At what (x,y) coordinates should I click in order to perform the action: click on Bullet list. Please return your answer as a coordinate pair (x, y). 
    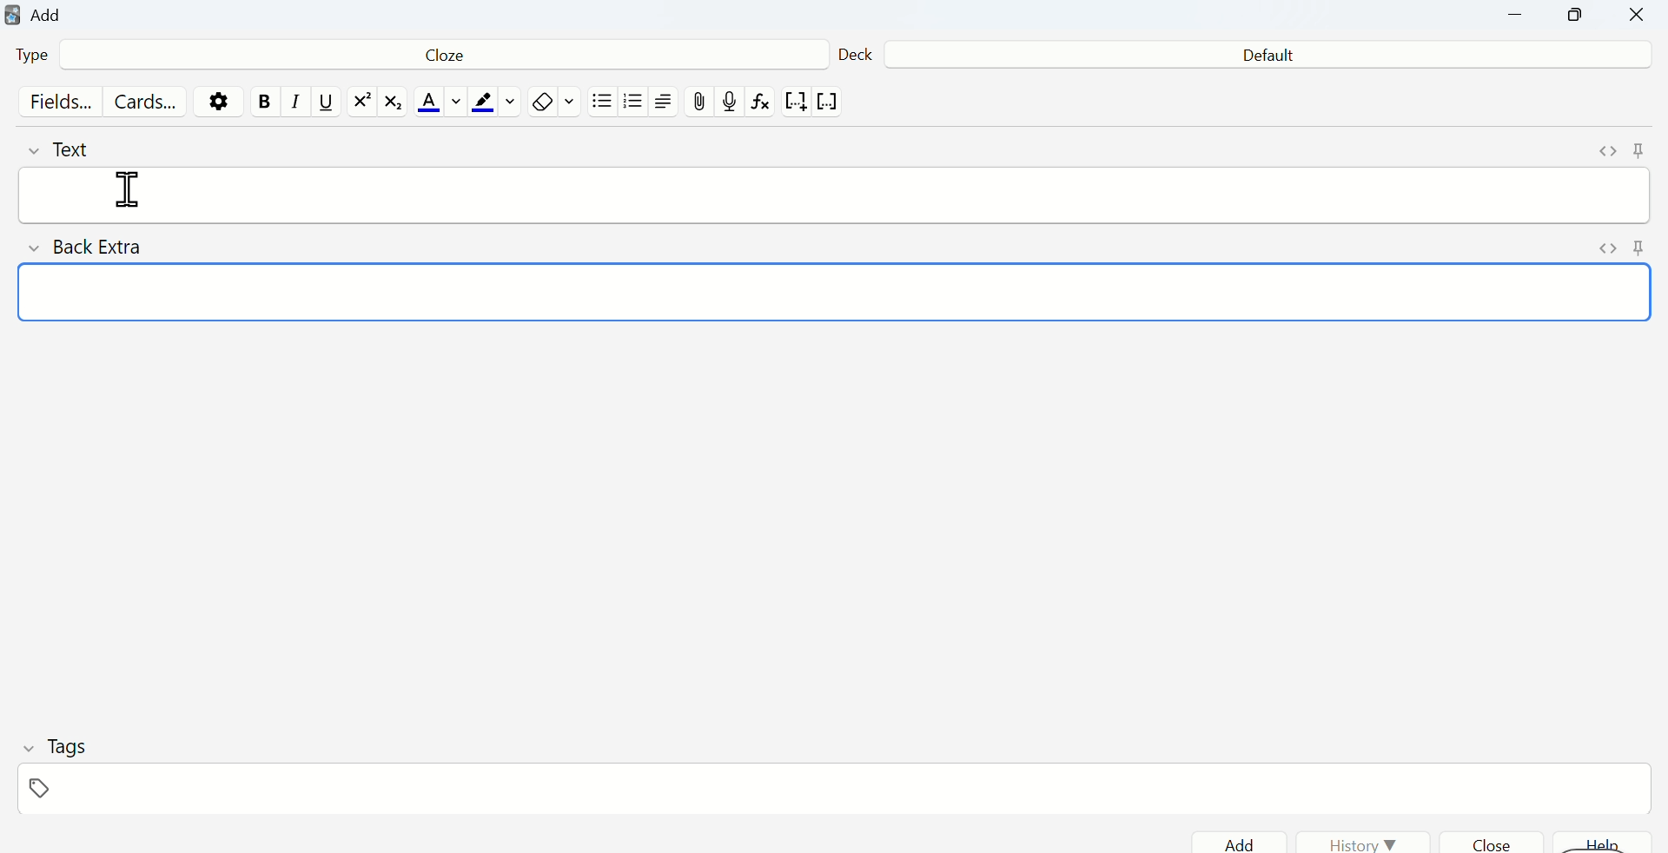
    Looking at the image, I should click on (602, 105).